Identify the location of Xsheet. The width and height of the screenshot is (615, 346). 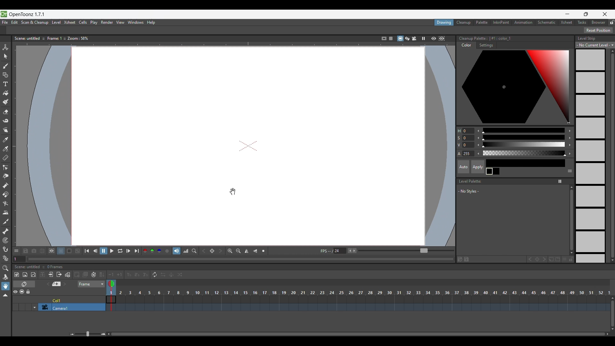
(566, 22).